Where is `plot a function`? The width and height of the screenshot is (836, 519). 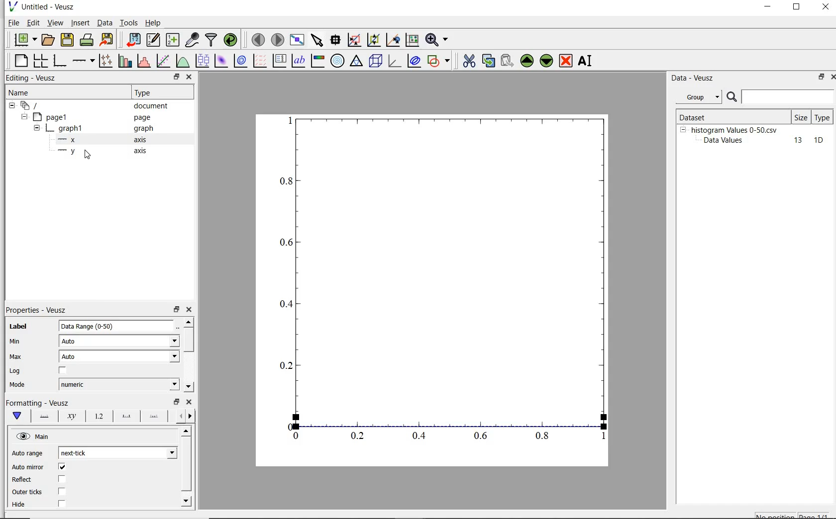
plot a function is located at coordinates (182, 61).